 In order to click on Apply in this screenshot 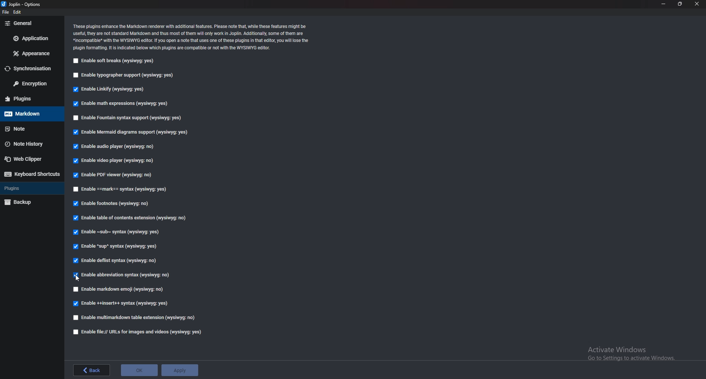, I will do `click(179, 370)`.